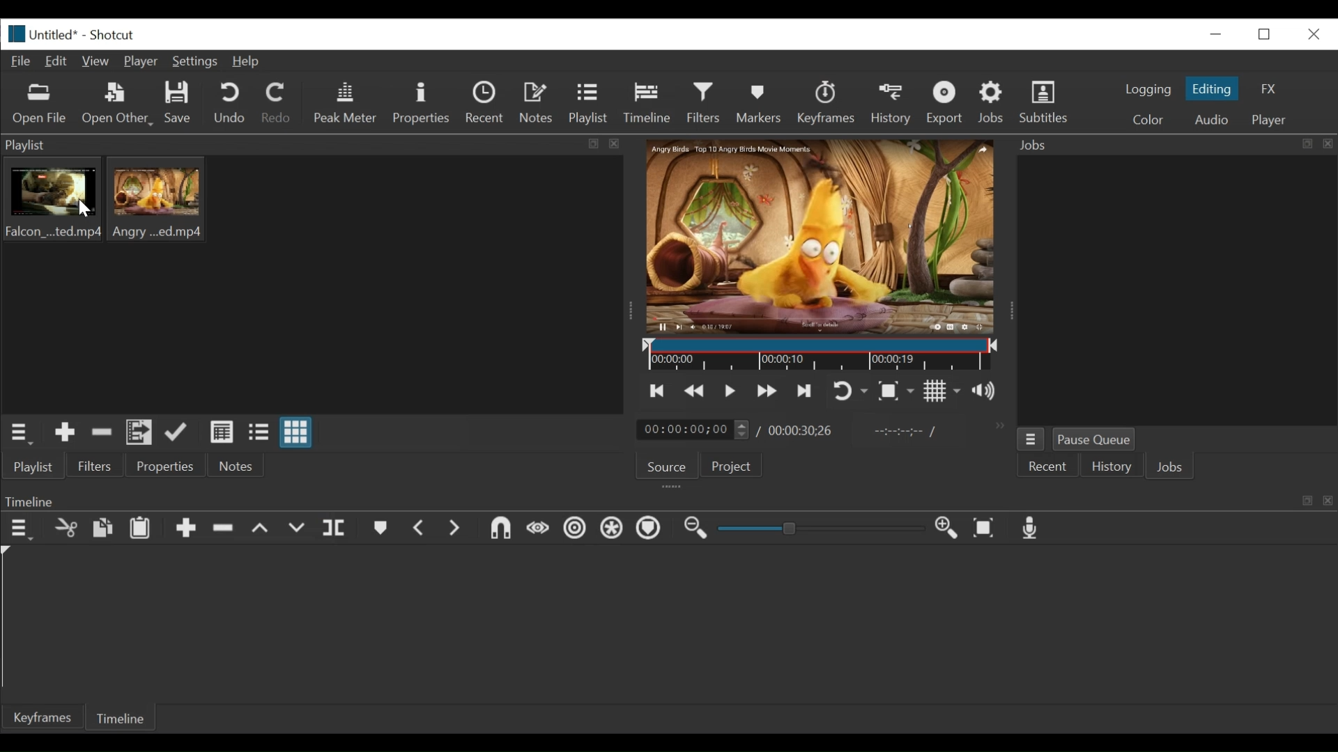 The width and height of the screenshot is (1338, 752). I want to click on Player, so click(144, 63).